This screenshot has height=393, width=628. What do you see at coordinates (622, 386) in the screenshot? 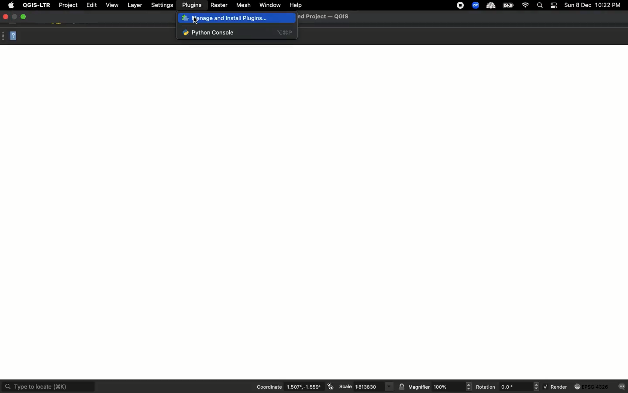
I see `messages` at bounding box center [622, 386].